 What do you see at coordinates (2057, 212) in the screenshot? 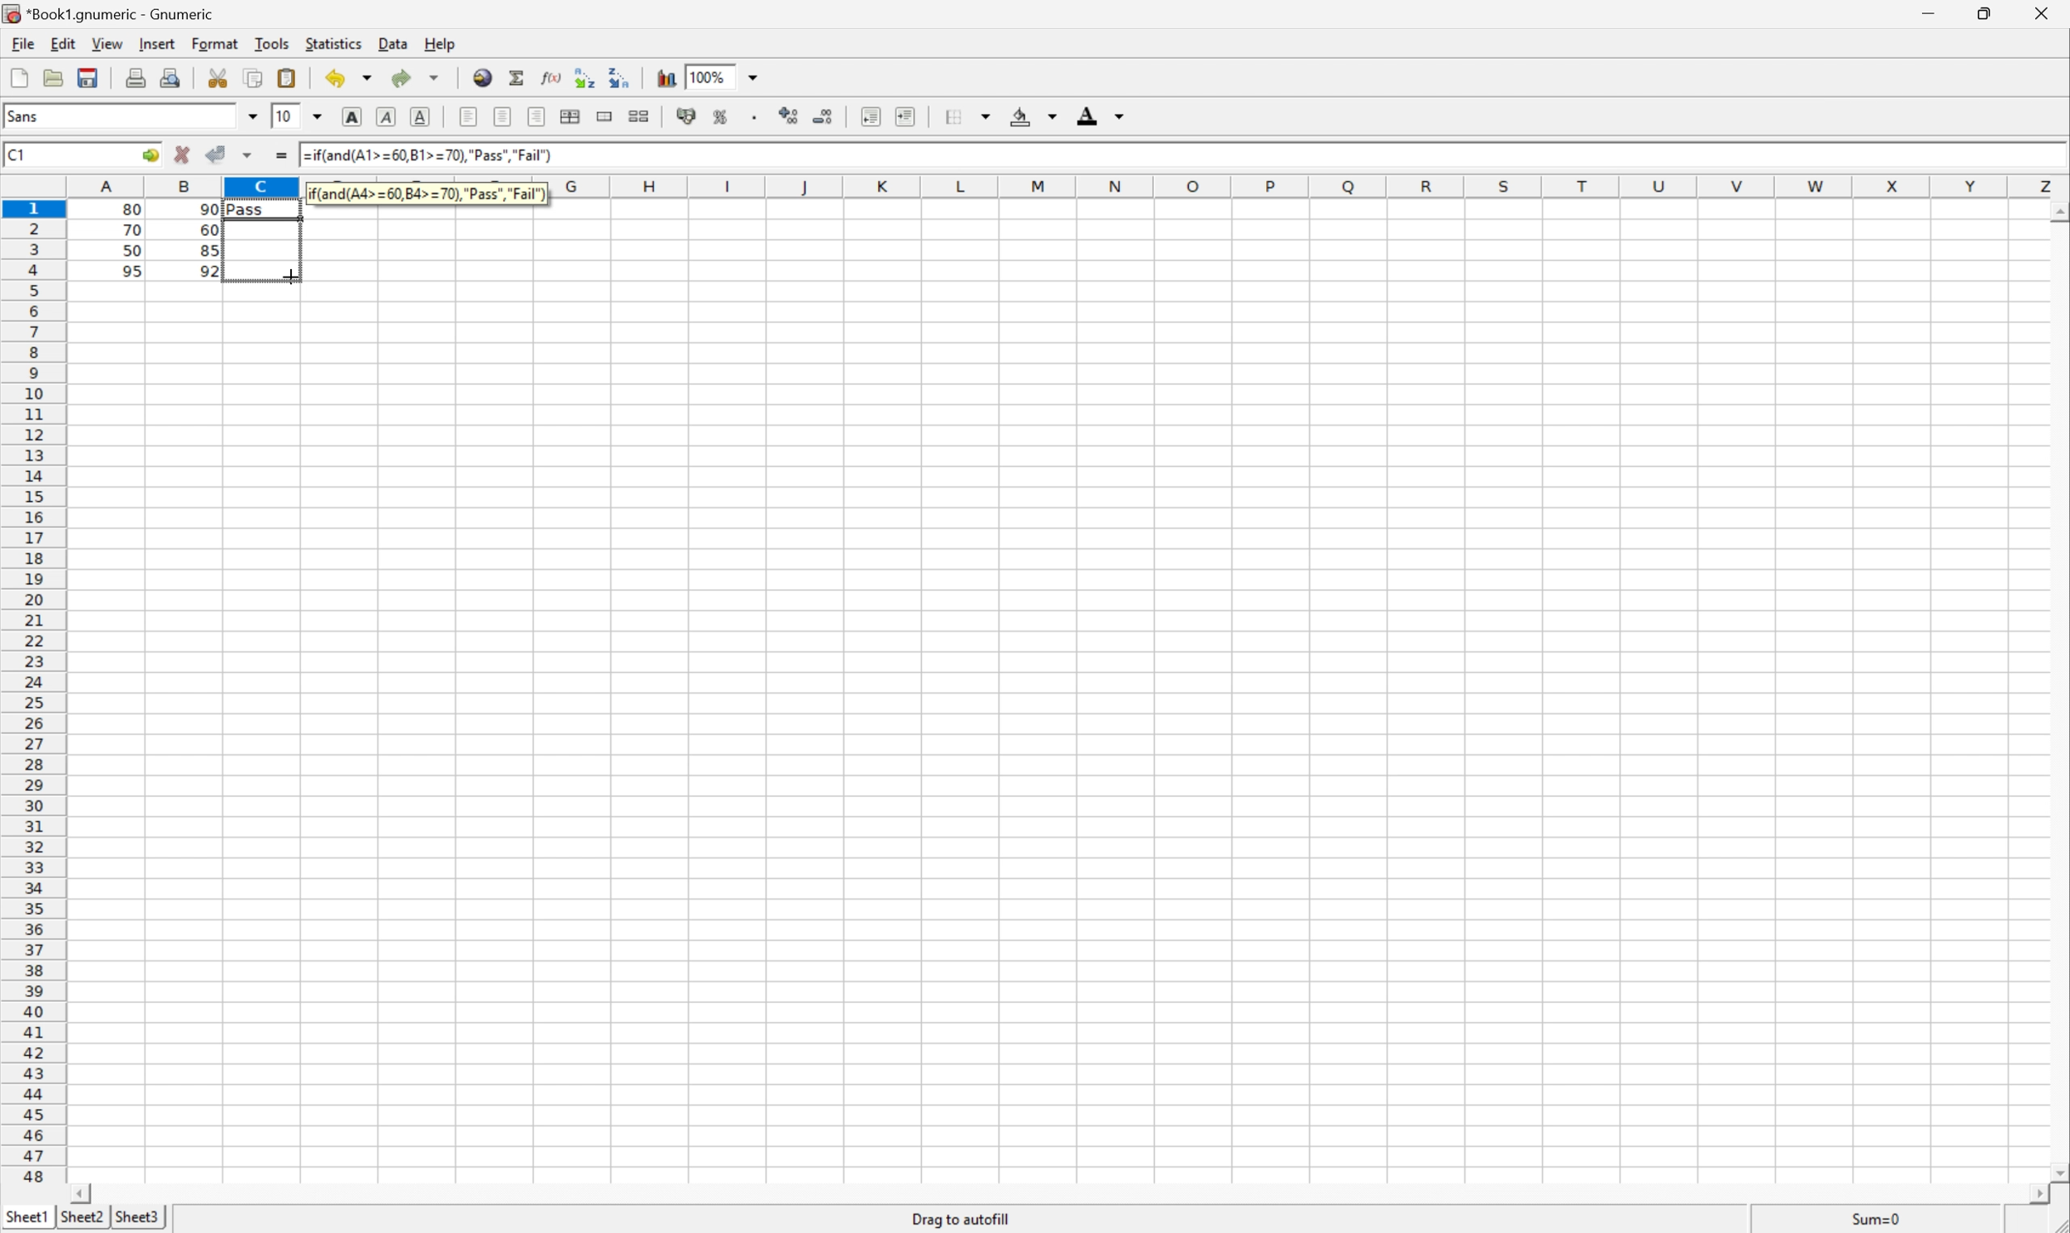
I see `Scroll Up` at bounding box center [2057, 212].